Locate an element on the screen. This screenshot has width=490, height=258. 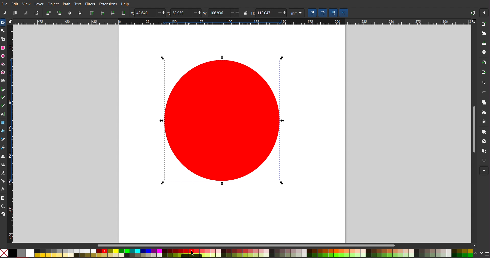
Zoom Tool is located at coordinates (3, 207).